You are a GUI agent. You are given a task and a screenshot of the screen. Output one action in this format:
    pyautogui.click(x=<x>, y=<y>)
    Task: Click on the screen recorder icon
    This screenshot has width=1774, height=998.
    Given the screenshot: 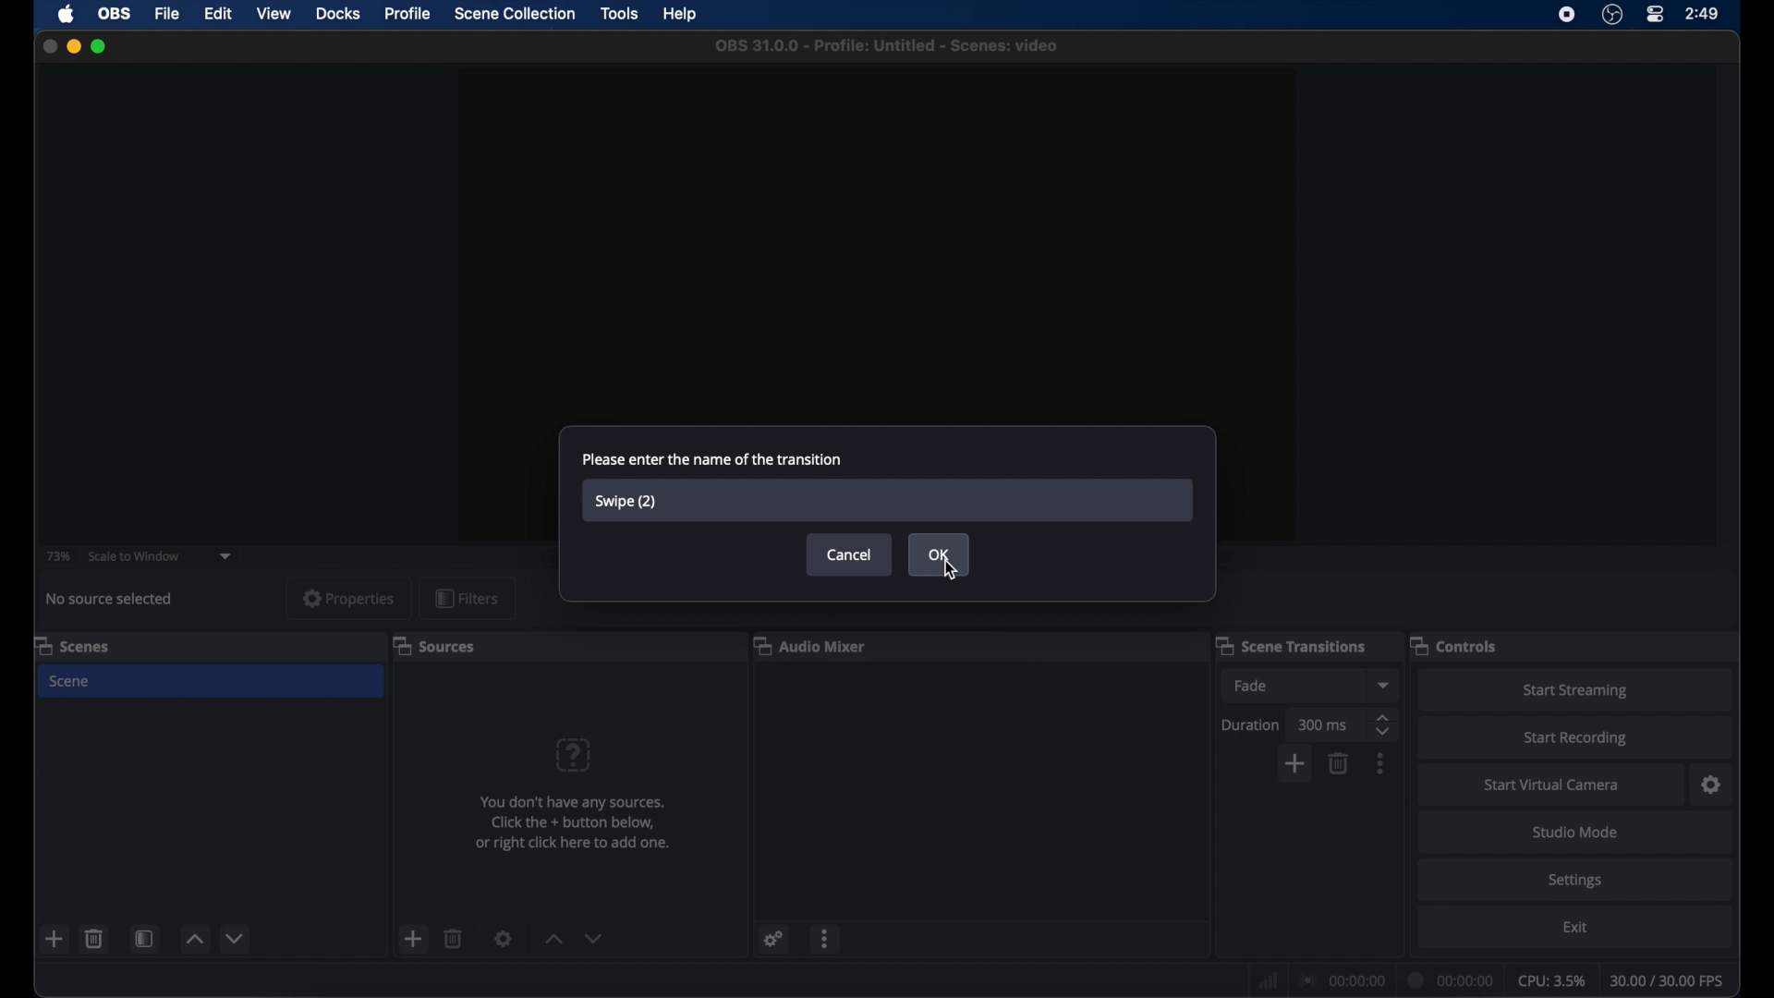 What is the action you would take?
    pyautogui.click(x=1567, y=14)
    